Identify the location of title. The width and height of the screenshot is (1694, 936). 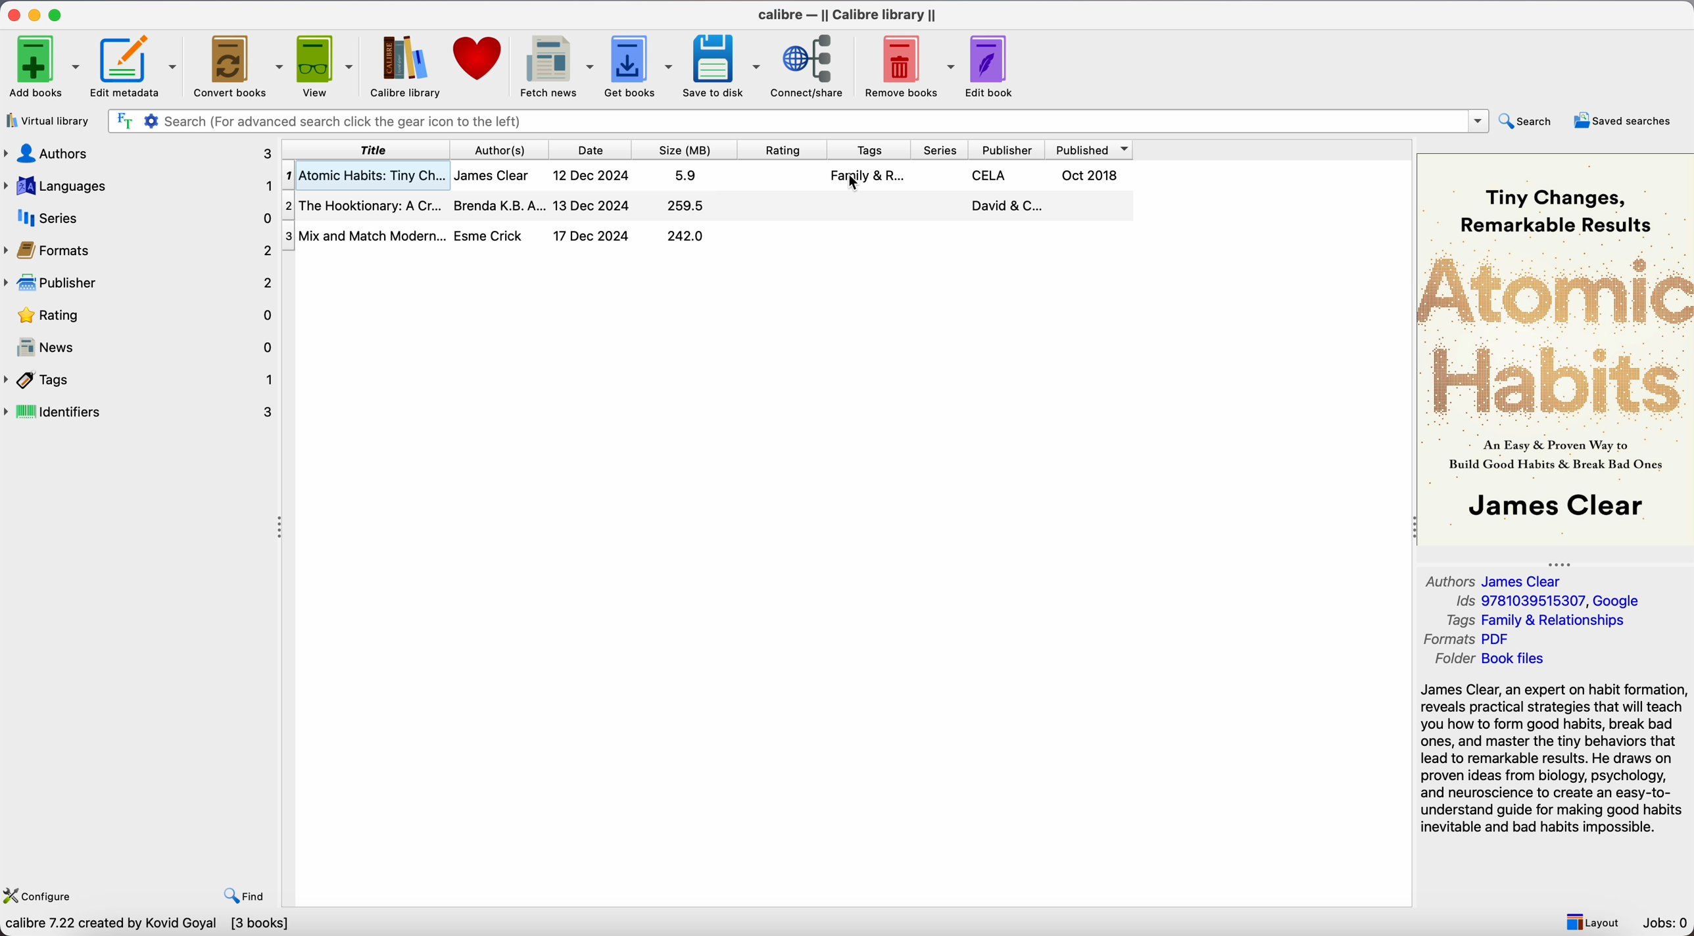
(363, 149).